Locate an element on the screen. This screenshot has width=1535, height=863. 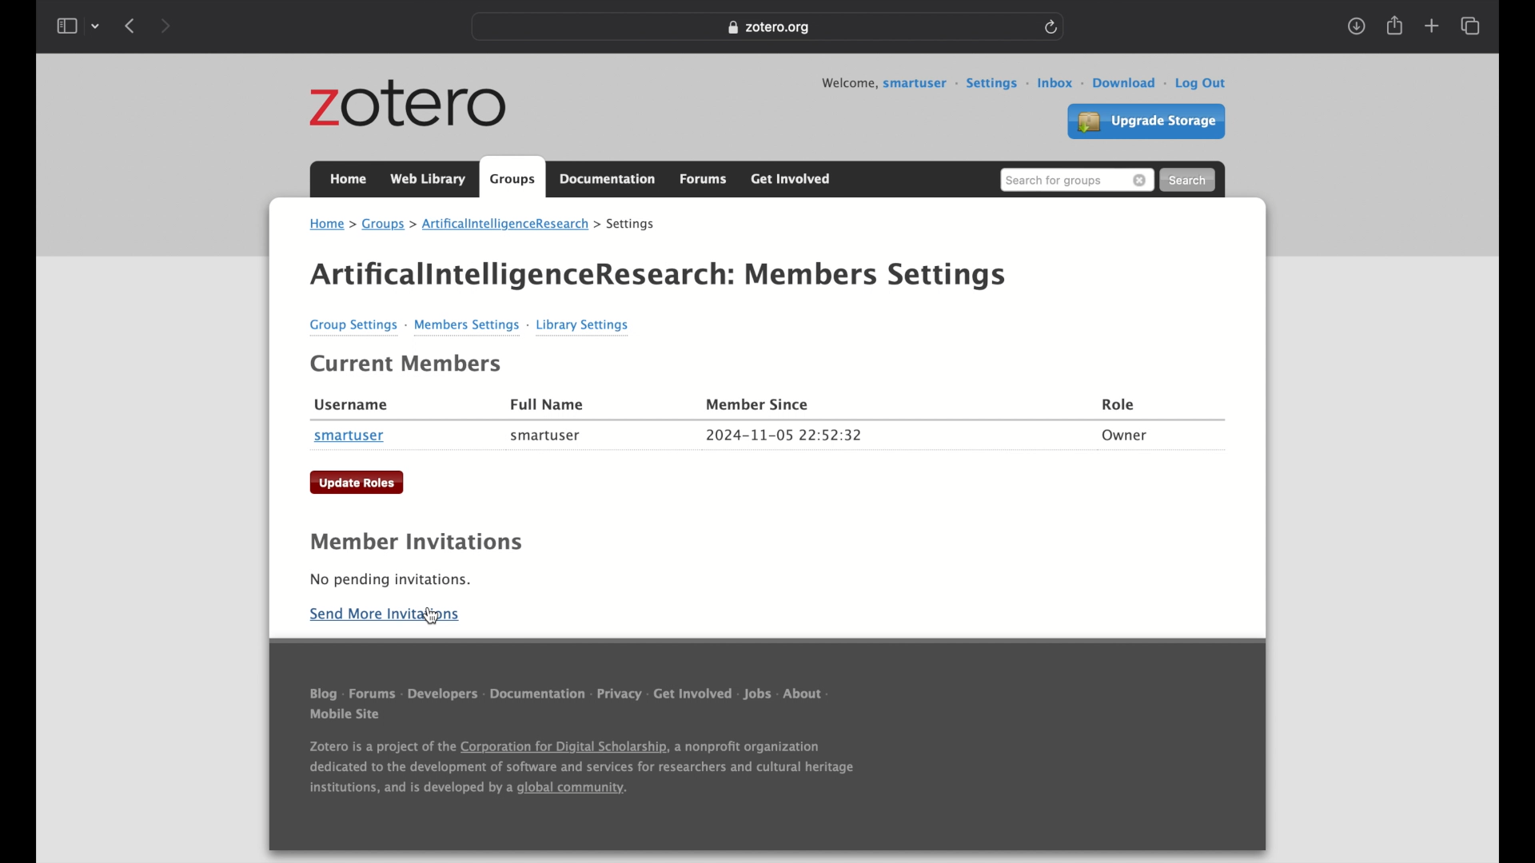
search for groups is located at coordinates (1076, 181).